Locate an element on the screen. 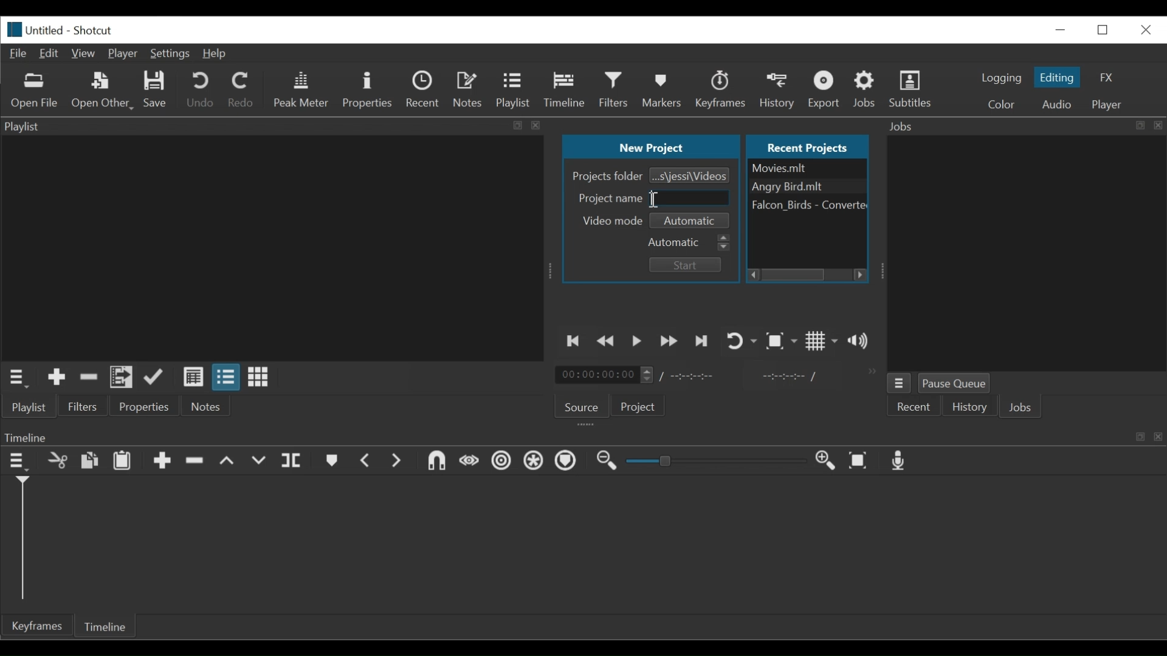 This screenshot has height=656, width=1167. In point is located at coordinates (791, 376).